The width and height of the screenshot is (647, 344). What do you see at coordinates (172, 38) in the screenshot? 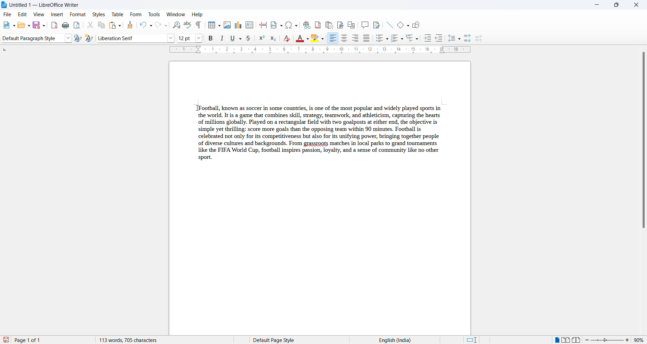
I see `font options` at bounding box center [172, 38].